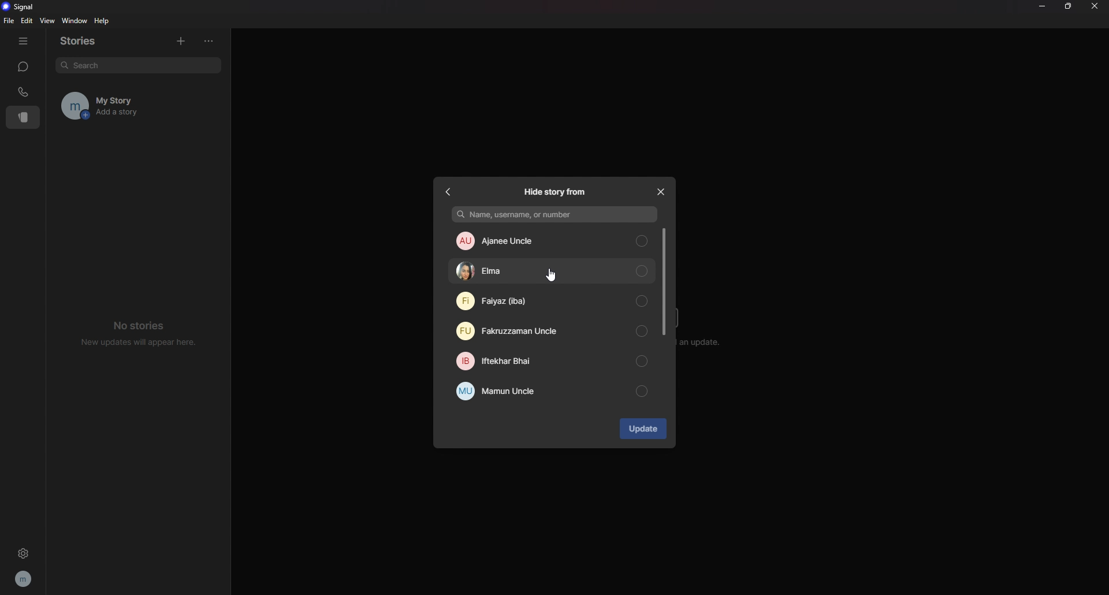 The width and height of the screenshot is (1109, 595). Describe the element at coordinates (552, 272) in the screenshot. I see `elma` at that location.